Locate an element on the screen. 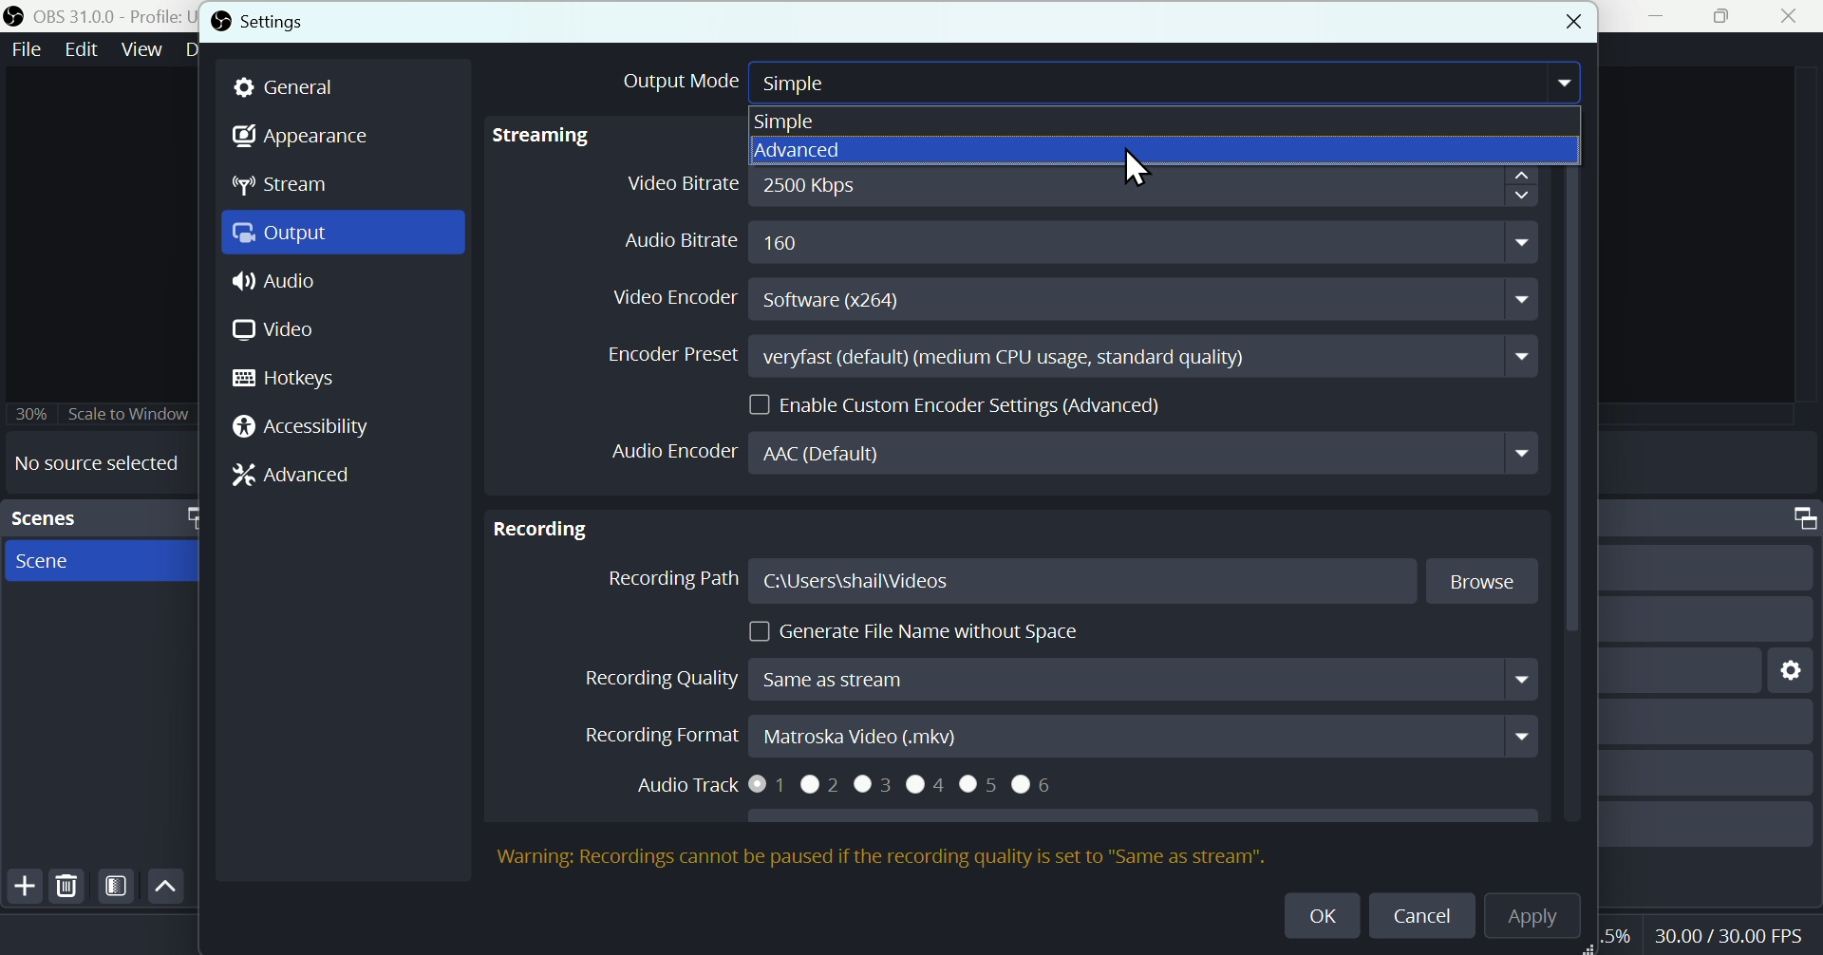 The image size is (1823, 955). close tab is located at coordinates (1569, 25).